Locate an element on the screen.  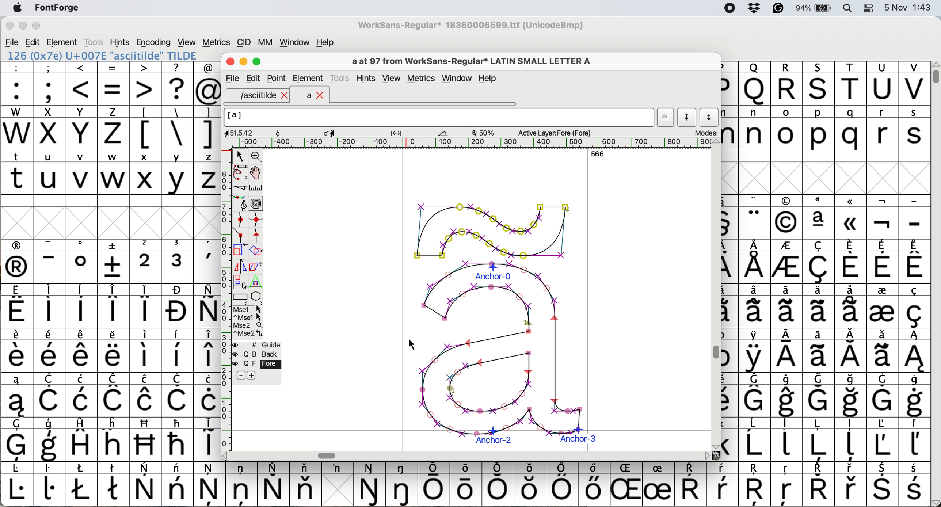
mm is located at coordinates (265, 42).